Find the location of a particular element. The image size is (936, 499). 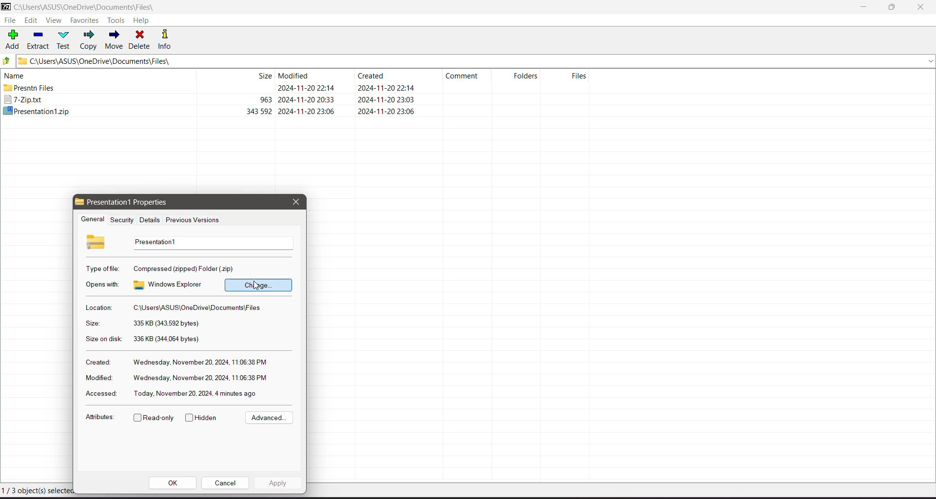

Minimize is located at coordinates (864, 7).